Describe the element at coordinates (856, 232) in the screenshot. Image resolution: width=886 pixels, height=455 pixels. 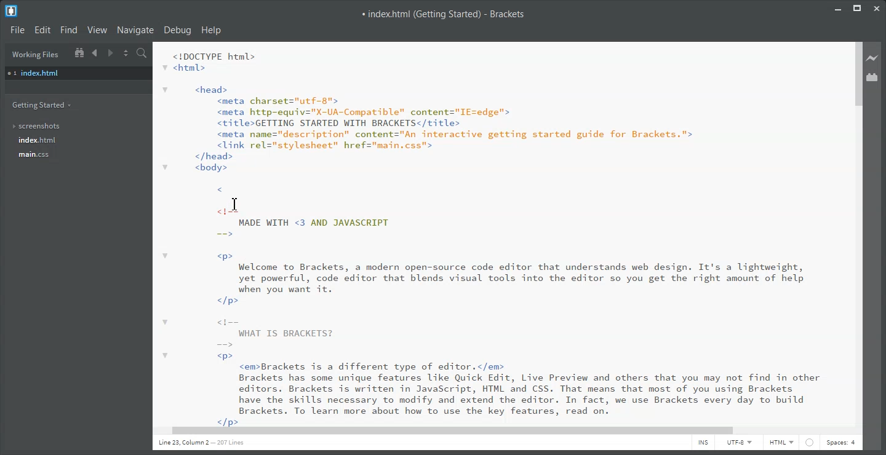
I see `Vertical Scroll bar` at that location.